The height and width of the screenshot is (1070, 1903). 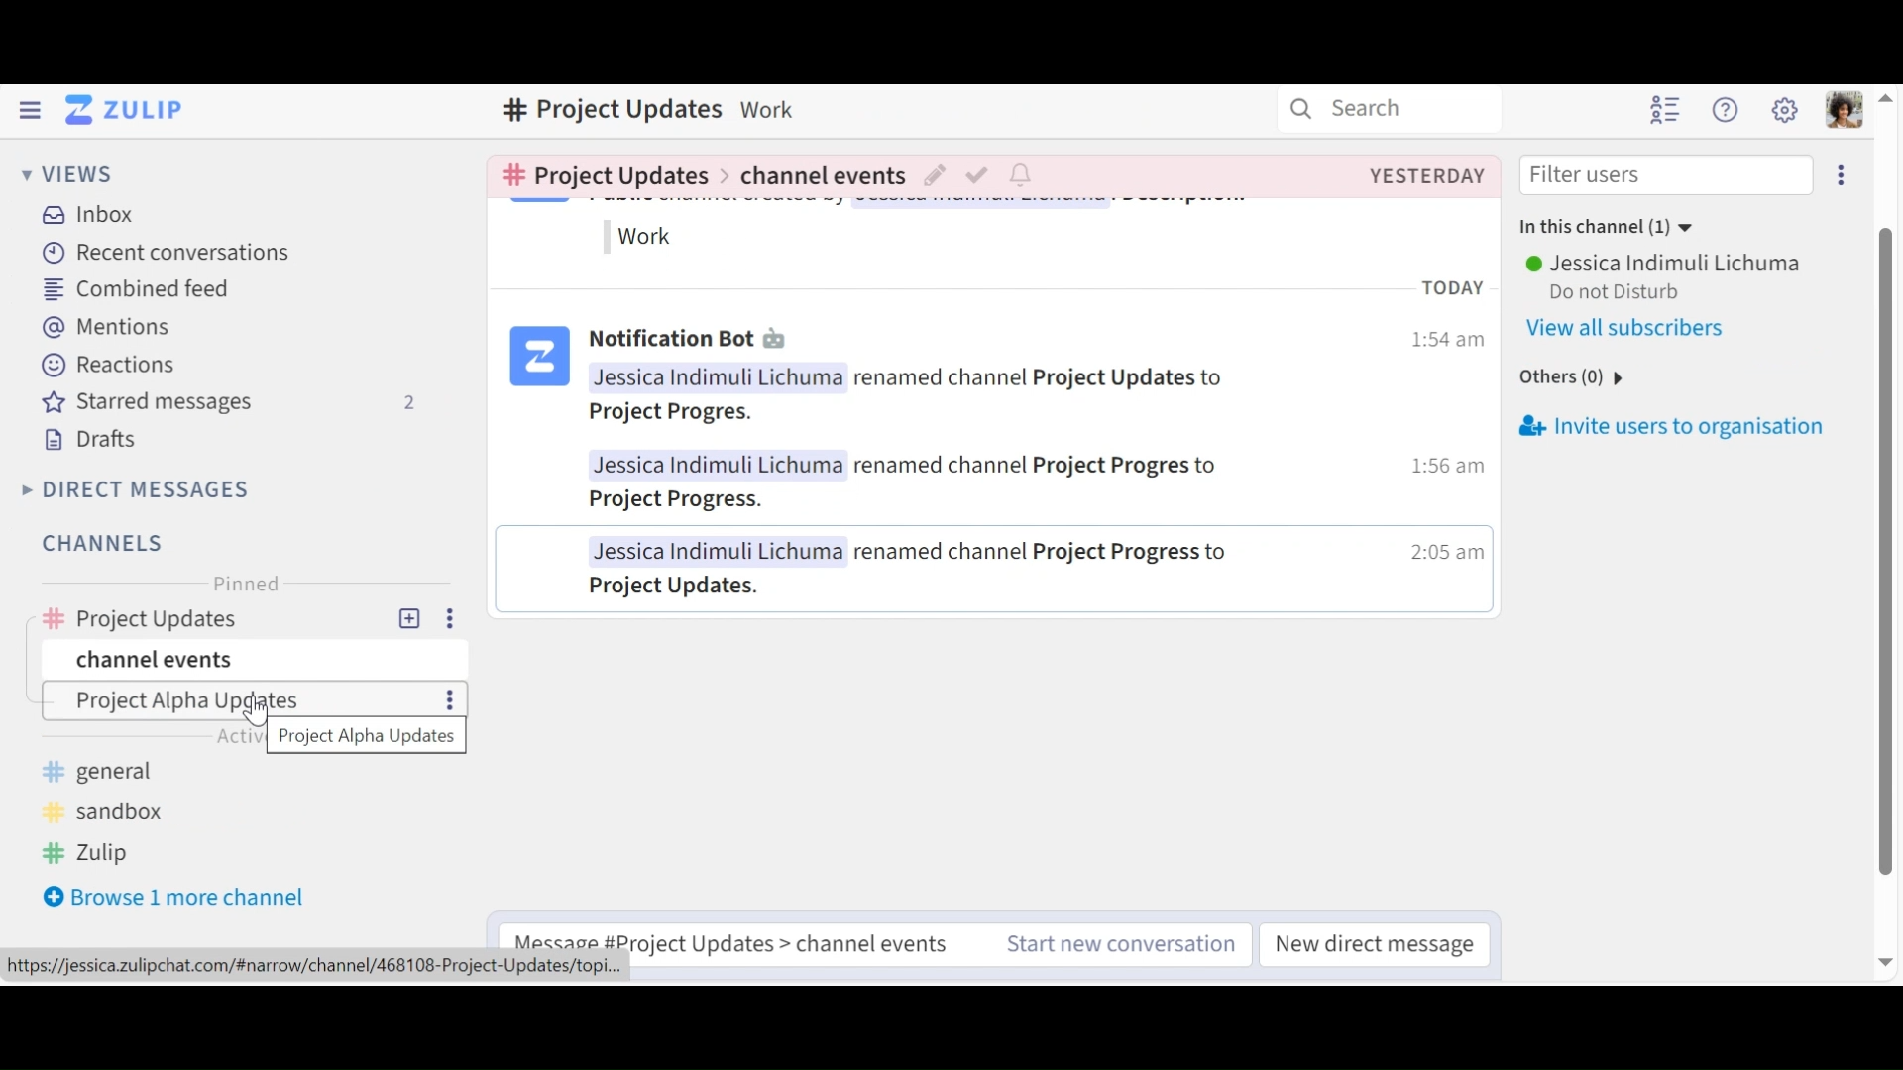 What do you see at coordinates (1460, 291) in the screenshot?
I see `TODAY` at bounding box center [1460, 291].